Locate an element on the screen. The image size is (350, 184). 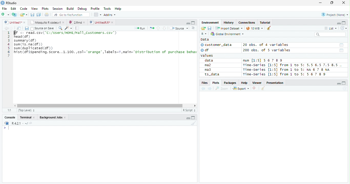
df is located at coordinates (207, 50).